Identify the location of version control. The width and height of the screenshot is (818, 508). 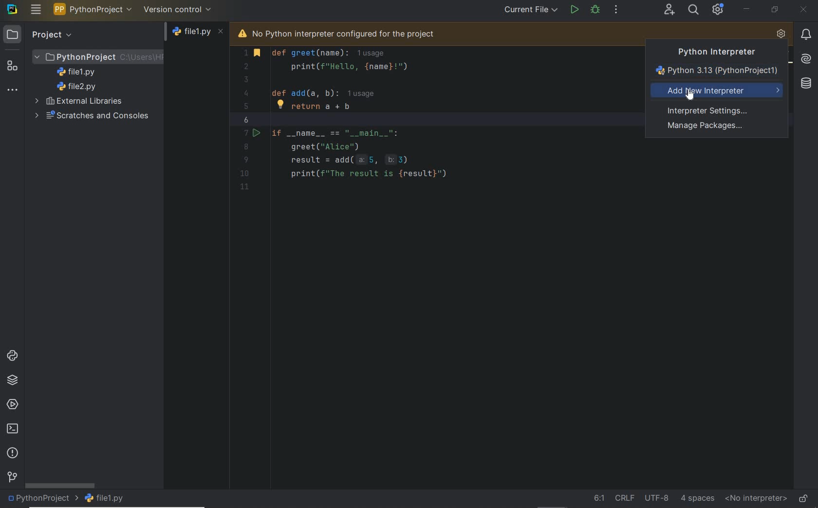
(178, 9).